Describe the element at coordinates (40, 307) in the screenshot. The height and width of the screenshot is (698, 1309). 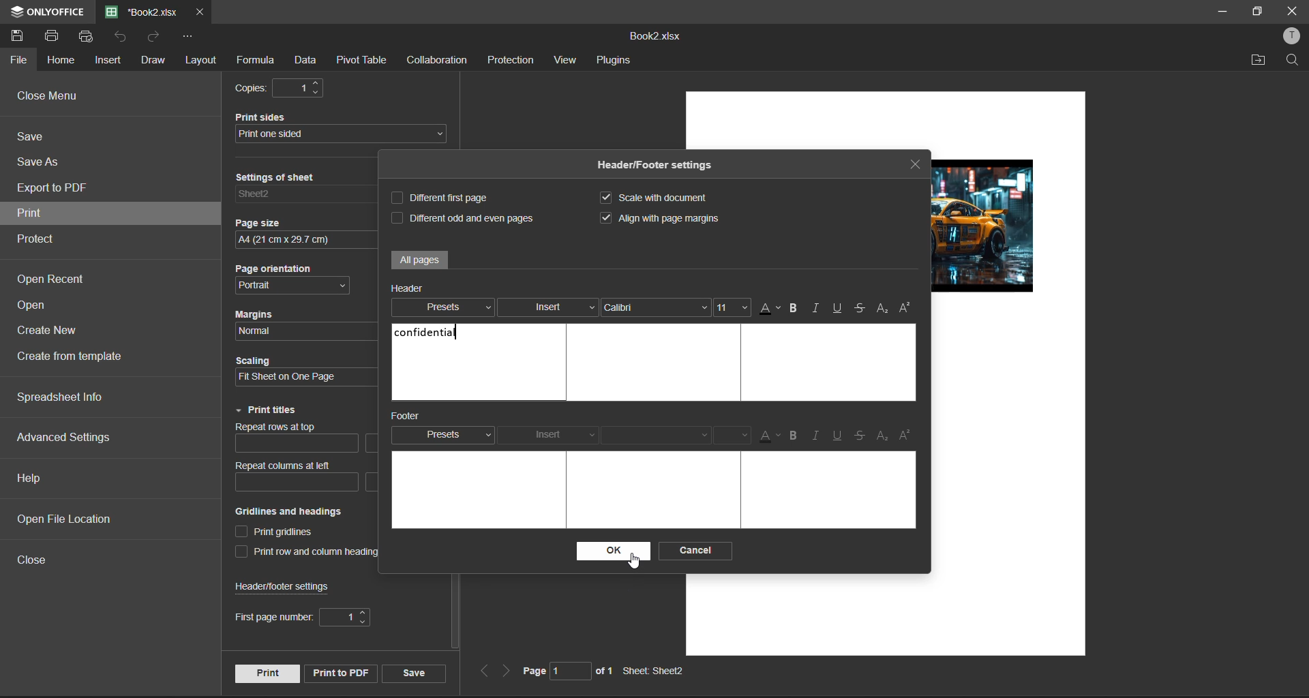
I see `open` at that location.